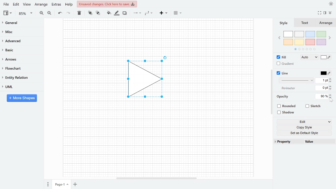 The image size is (336, 189). Describe the element at coordinates (158, 35) in the screenshot. I see `workspace` at that location.